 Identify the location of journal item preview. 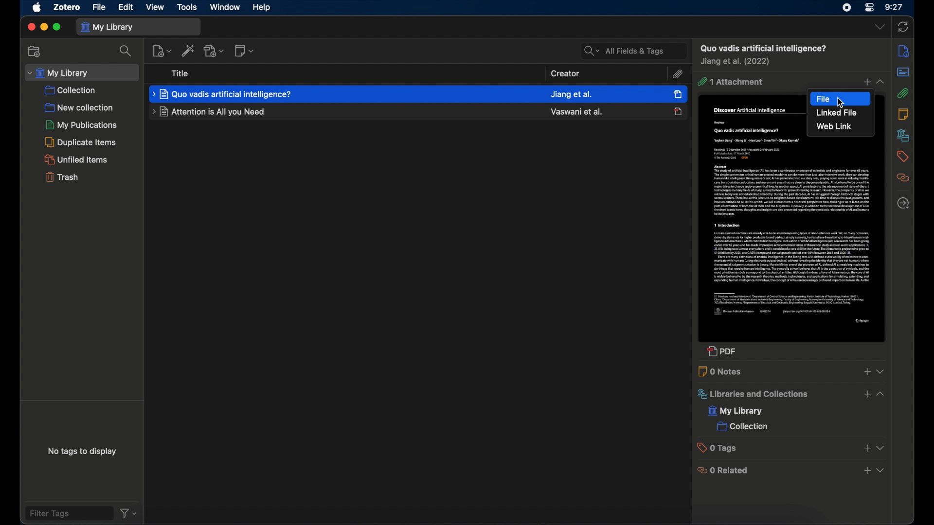
(793, 242).